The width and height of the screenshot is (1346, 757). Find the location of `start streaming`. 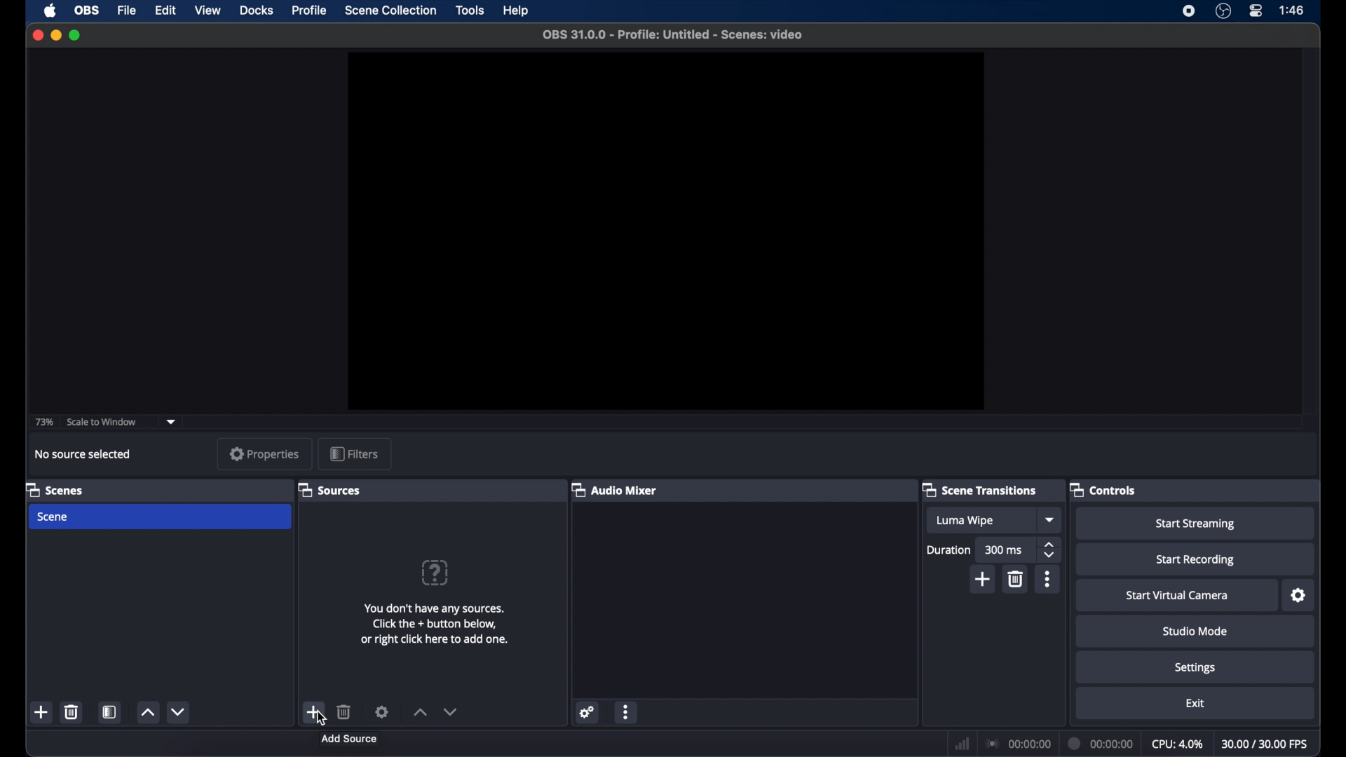

start streaming is located at coordinates (1195, 524).